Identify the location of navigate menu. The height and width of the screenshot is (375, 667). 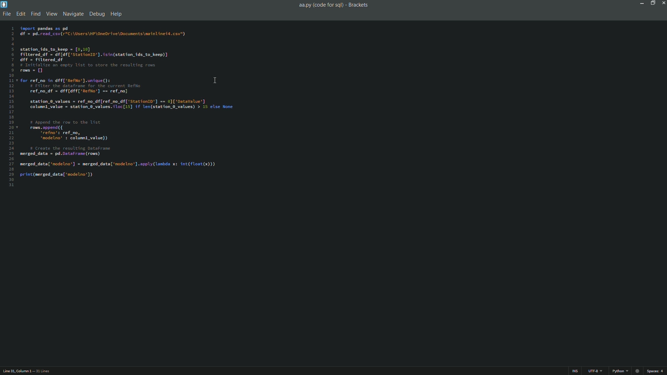
(73, 14).